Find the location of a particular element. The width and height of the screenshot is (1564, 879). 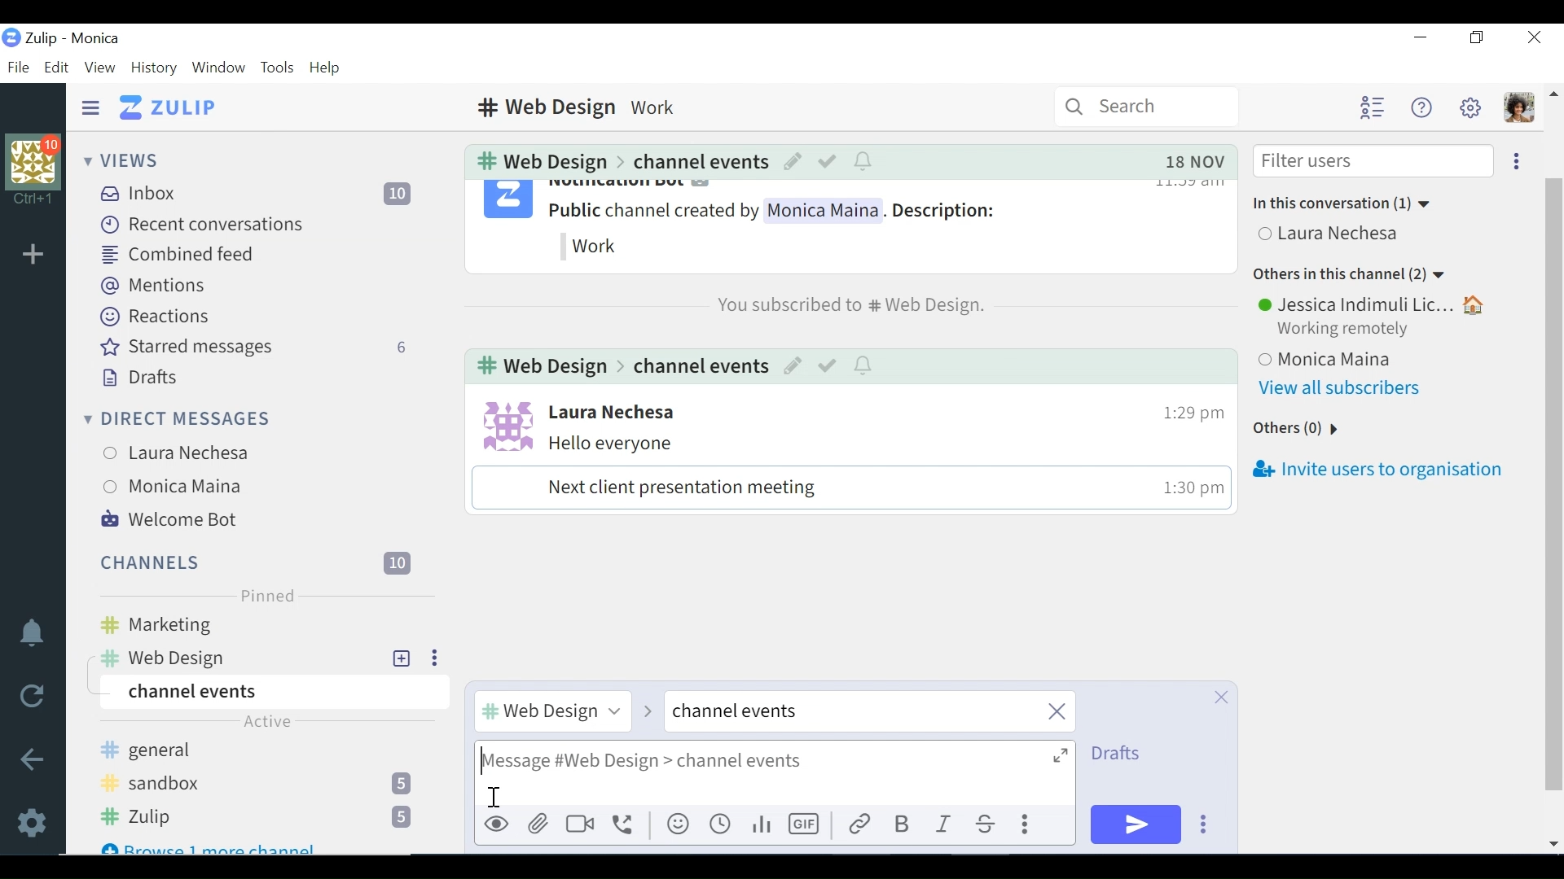

#channel is located at coordinates (550, 710).